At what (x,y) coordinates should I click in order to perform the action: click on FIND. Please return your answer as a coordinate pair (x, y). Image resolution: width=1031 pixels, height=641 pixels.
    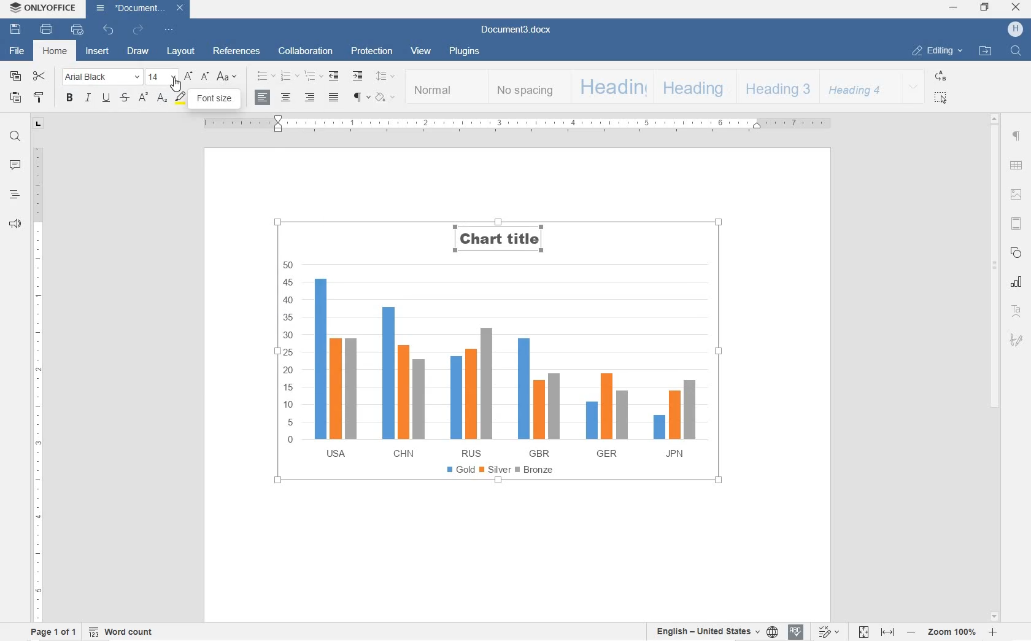
    Looking at the image, I should click on (1016, 50).